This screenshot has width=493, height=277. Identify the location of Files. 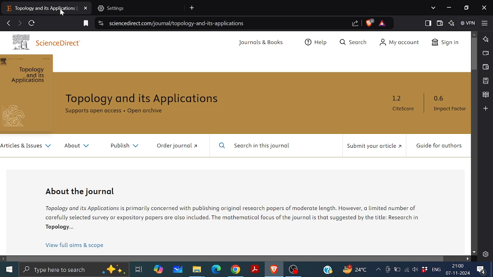
(197, 270).